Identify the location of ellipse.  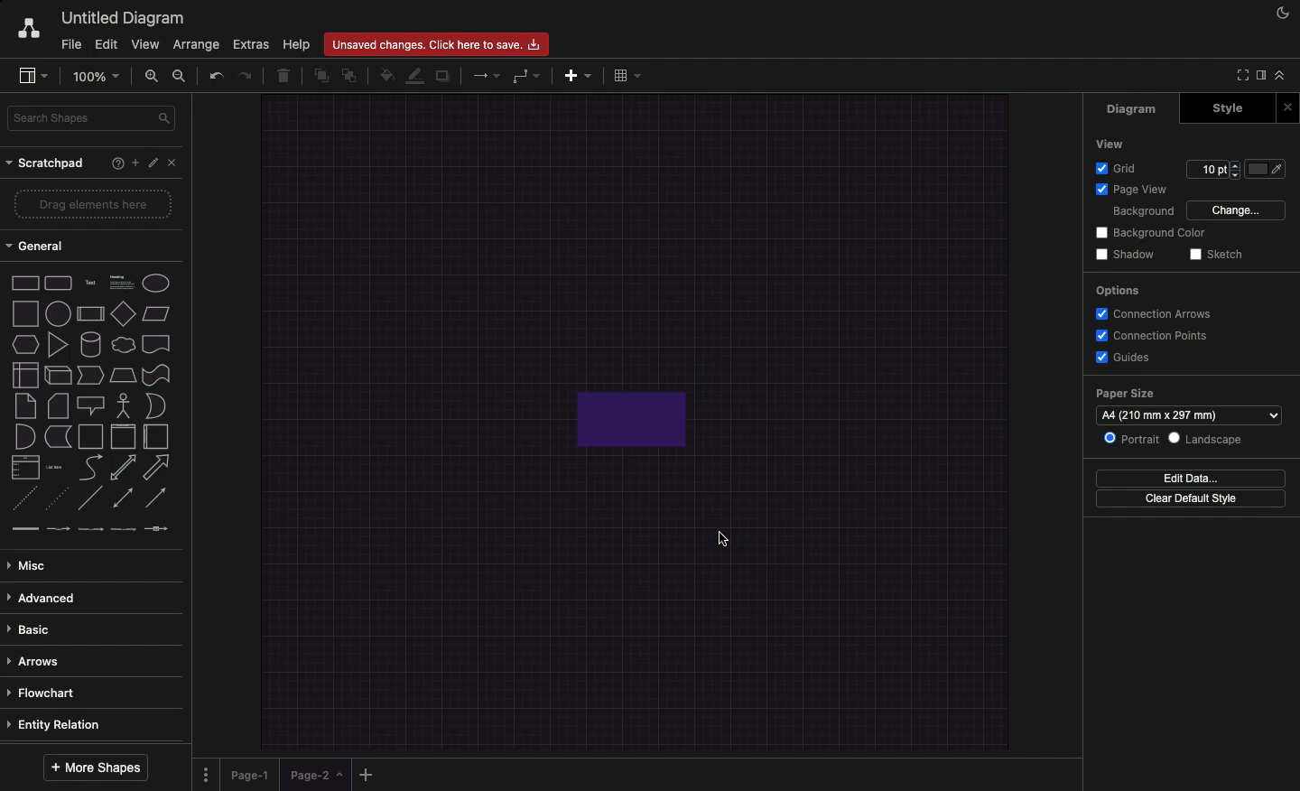
(156, 280).